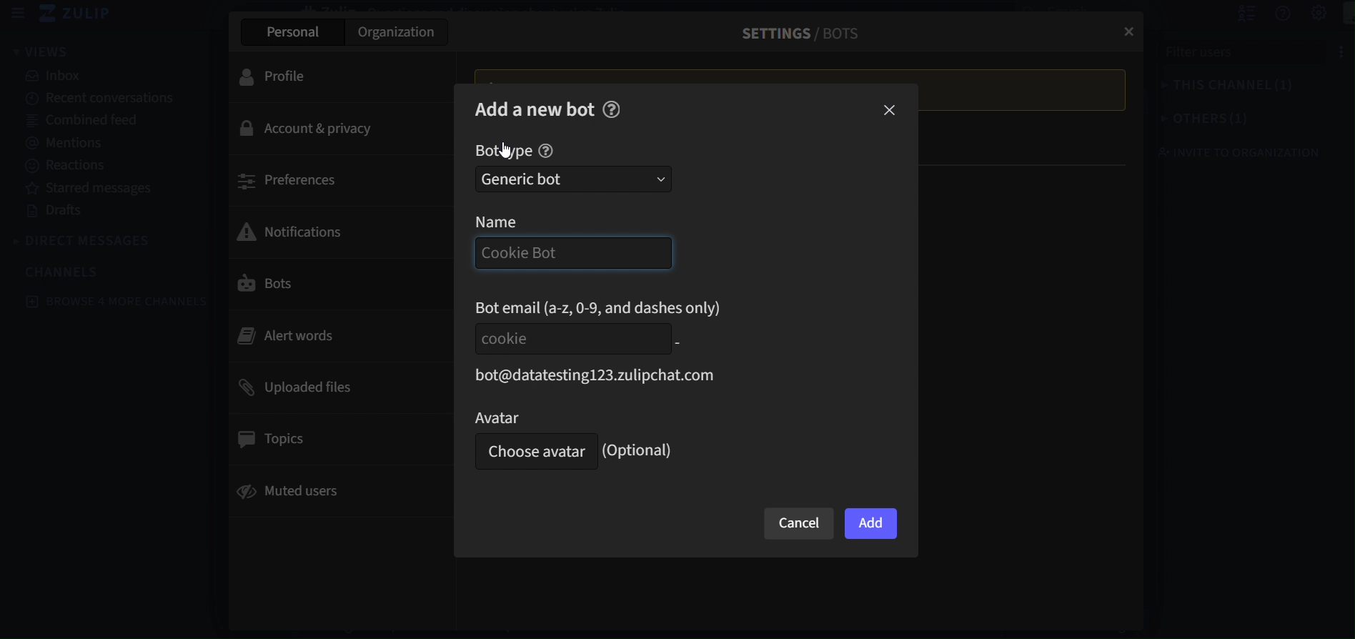  Describe the element at coordinates (1339, 14) in the screenshot. I see `main menu` at that location.